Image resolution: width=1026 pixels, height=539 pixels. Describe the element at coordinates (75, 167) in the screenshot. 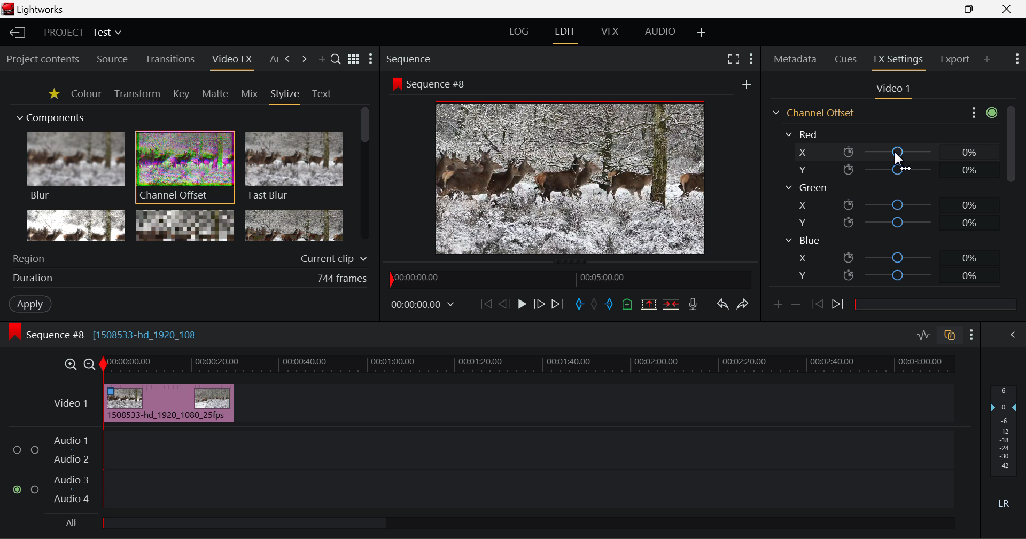

I see `Blur` at that location.